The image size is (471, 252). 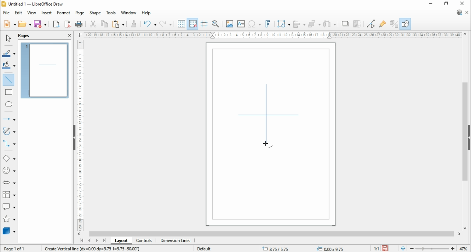 I want to click on clone formatting, so click(x=133, y=24).